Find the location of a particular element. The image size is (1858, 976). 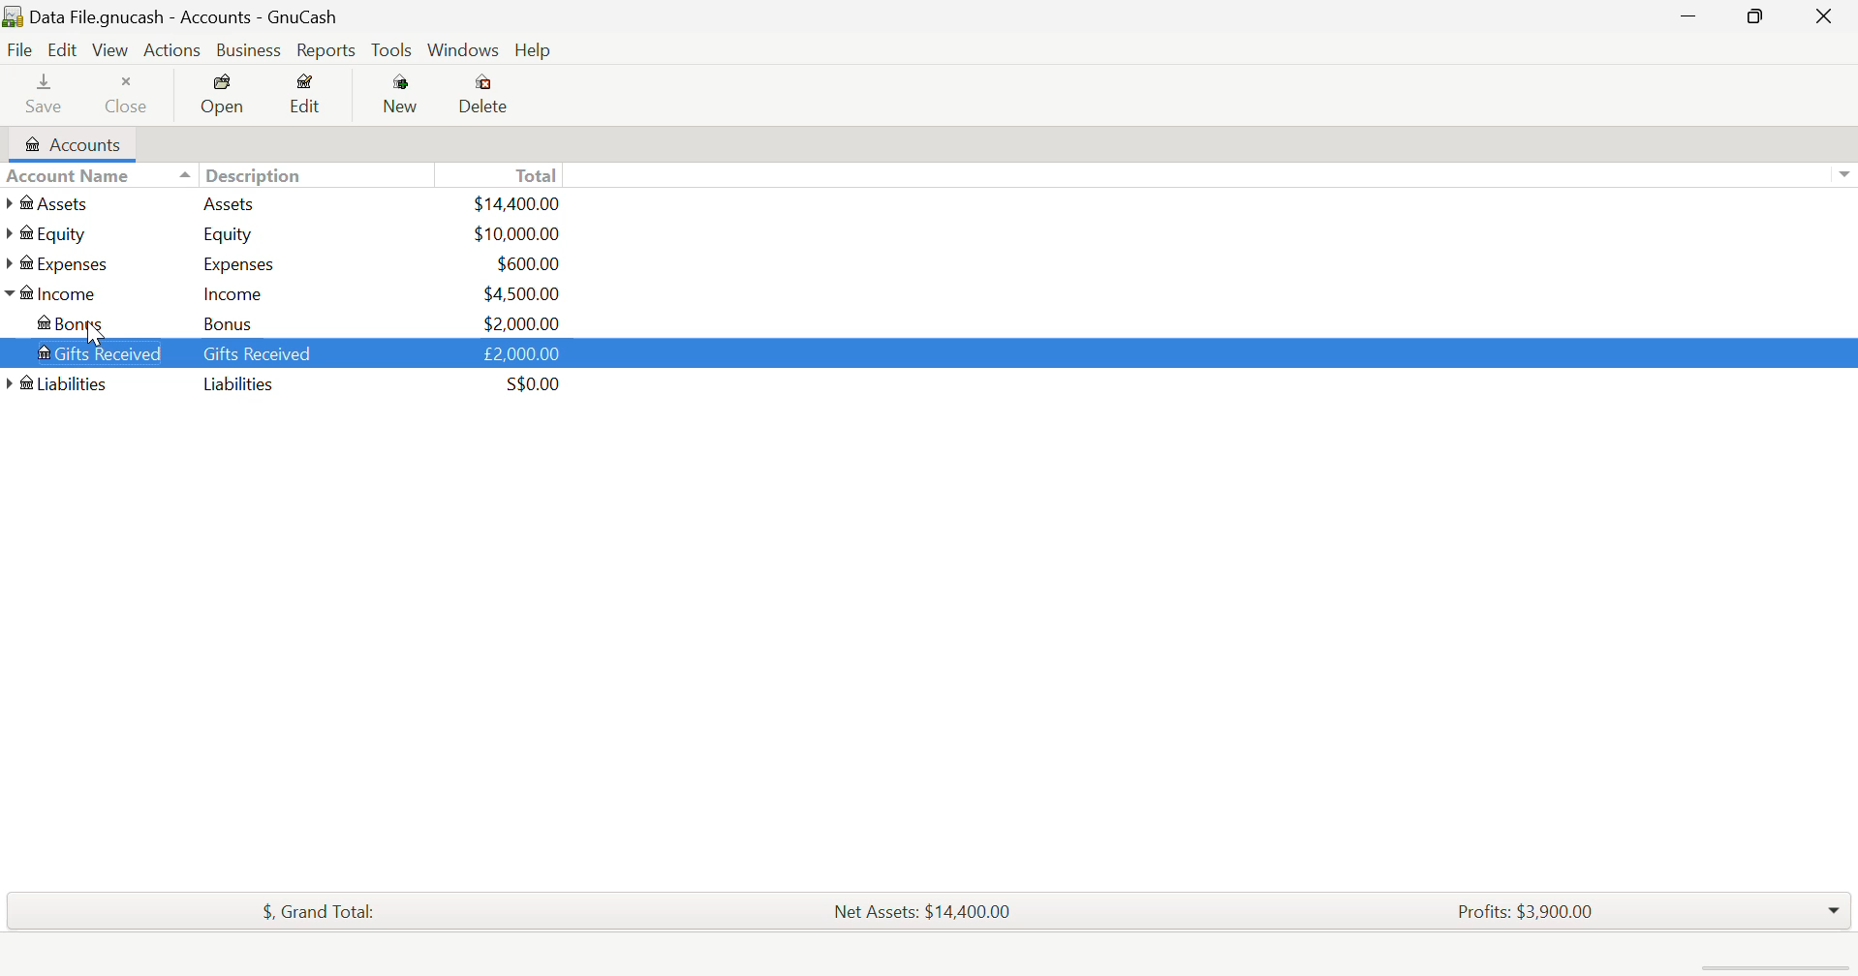

Net Assets: $14,400.00 is located at coordinates (928, 908).